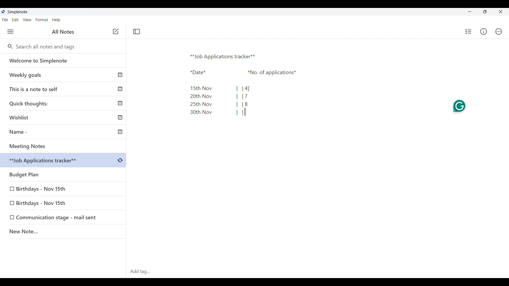 This screenshot has height=286, width=509. I want to click on Welcome to Simplenote, so click(63, 61).